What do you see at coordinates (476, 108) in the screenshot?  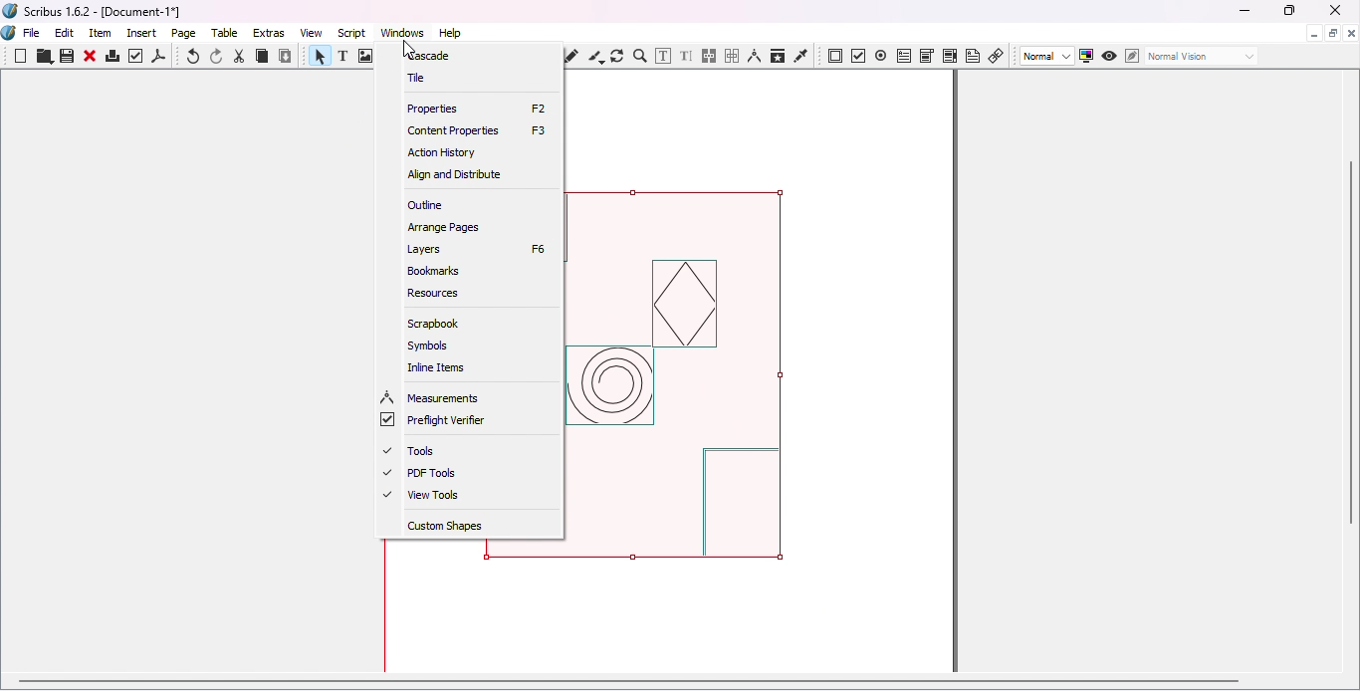 I see `Properties` at bounding box center [476, 108].